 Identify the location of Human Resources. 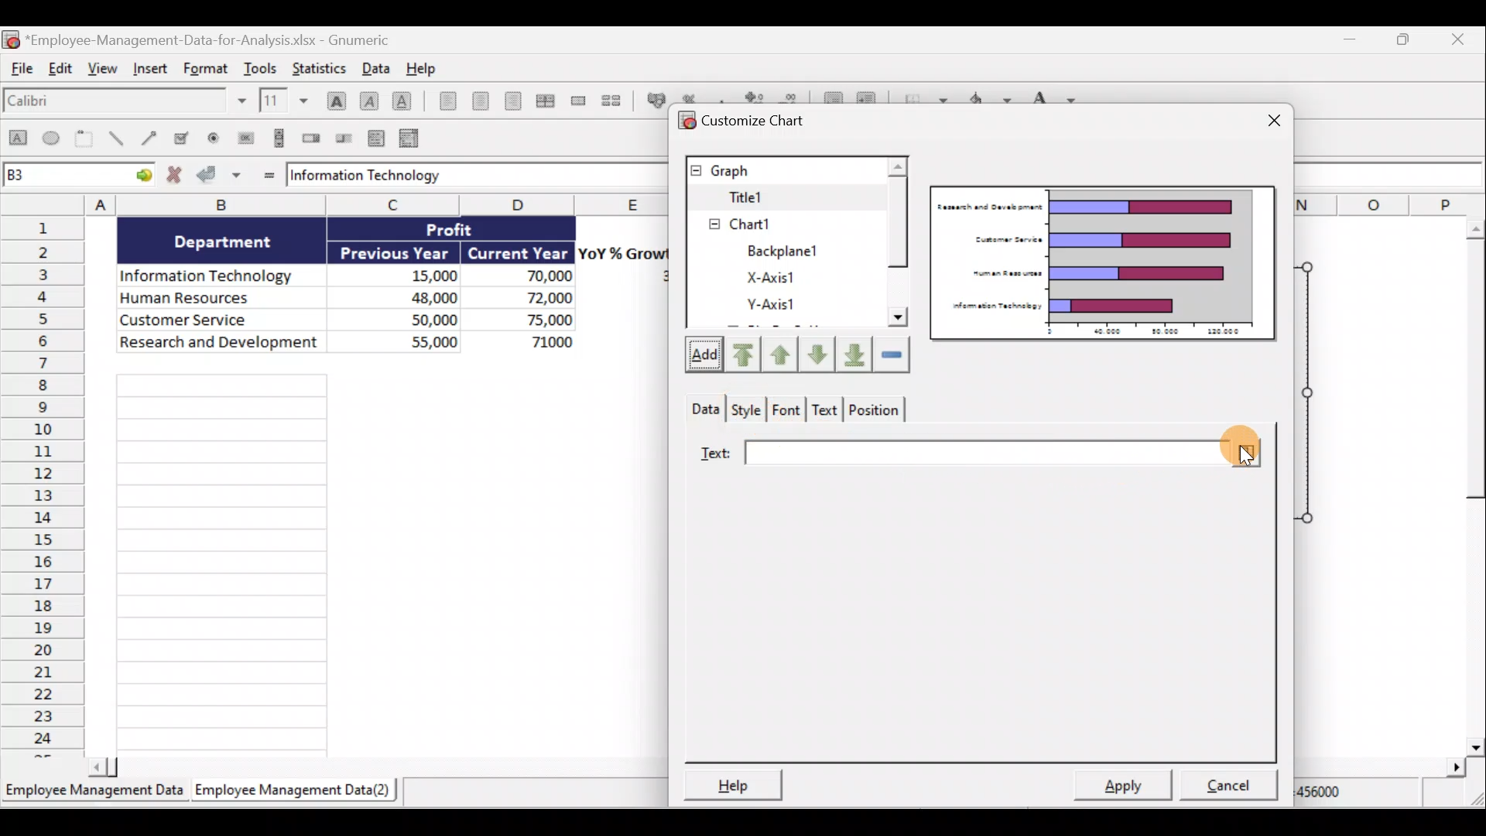
(215, 299).